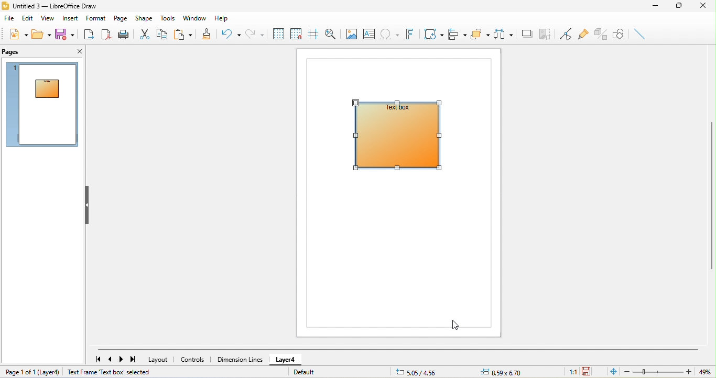 The image size is (716, 378). Describe the element at coordinates (193, 360) in the screenshot. I see `controls` at that location.